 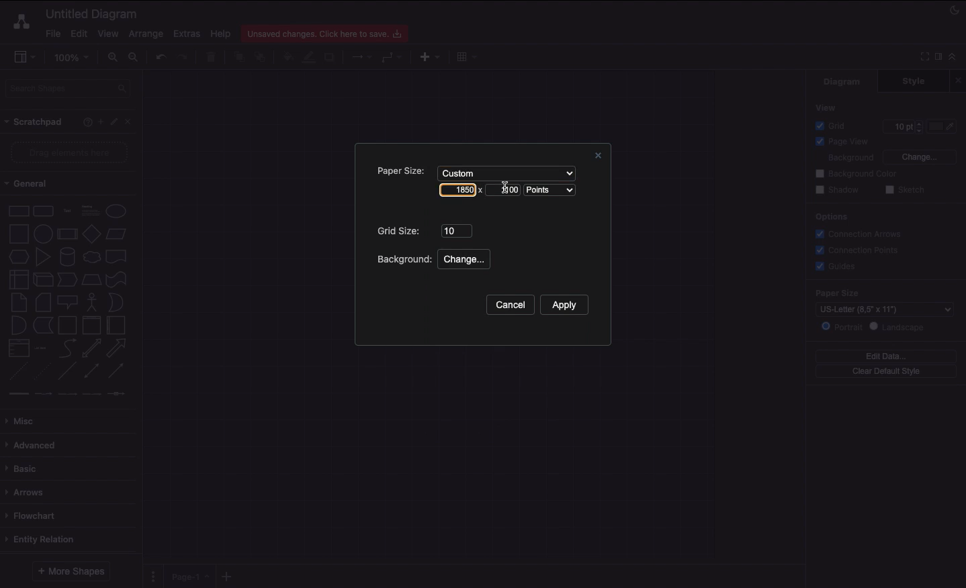 I want to click on Text box, so click(x=89, y=211).